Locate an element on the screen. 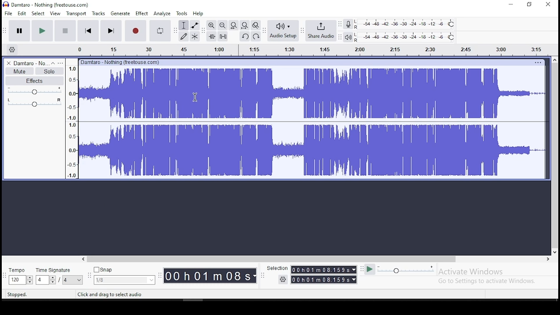   is located at coordinates (203, 30).